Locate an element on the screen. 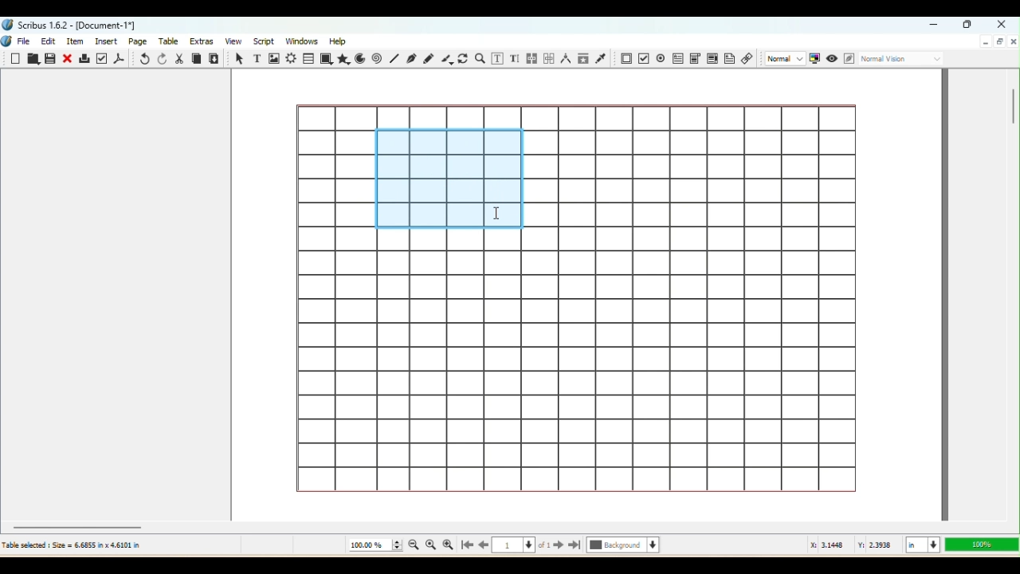 This screenshot has width=1020, height=574. Arc is located at coordinates (362, 58).